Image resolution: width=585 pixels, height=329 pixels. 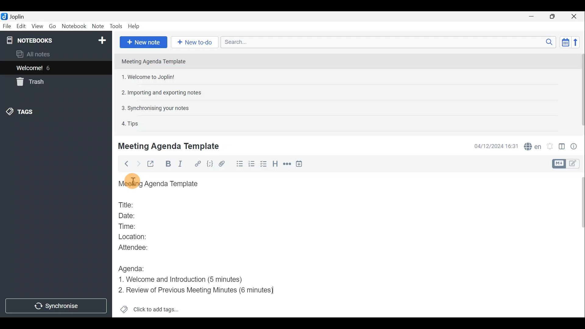 What do you see at coordinates (57, 40) in the screenshot?
I see `Notebooks` at bounding box center [57, 40].